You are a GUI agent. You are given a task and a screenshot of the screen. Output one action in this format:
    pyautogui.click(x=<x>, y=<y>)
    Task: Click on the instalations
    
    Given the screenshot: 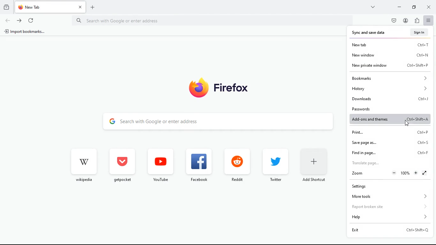 What is the action you would take?
    pyautogui.click(x=417, y=21)
    